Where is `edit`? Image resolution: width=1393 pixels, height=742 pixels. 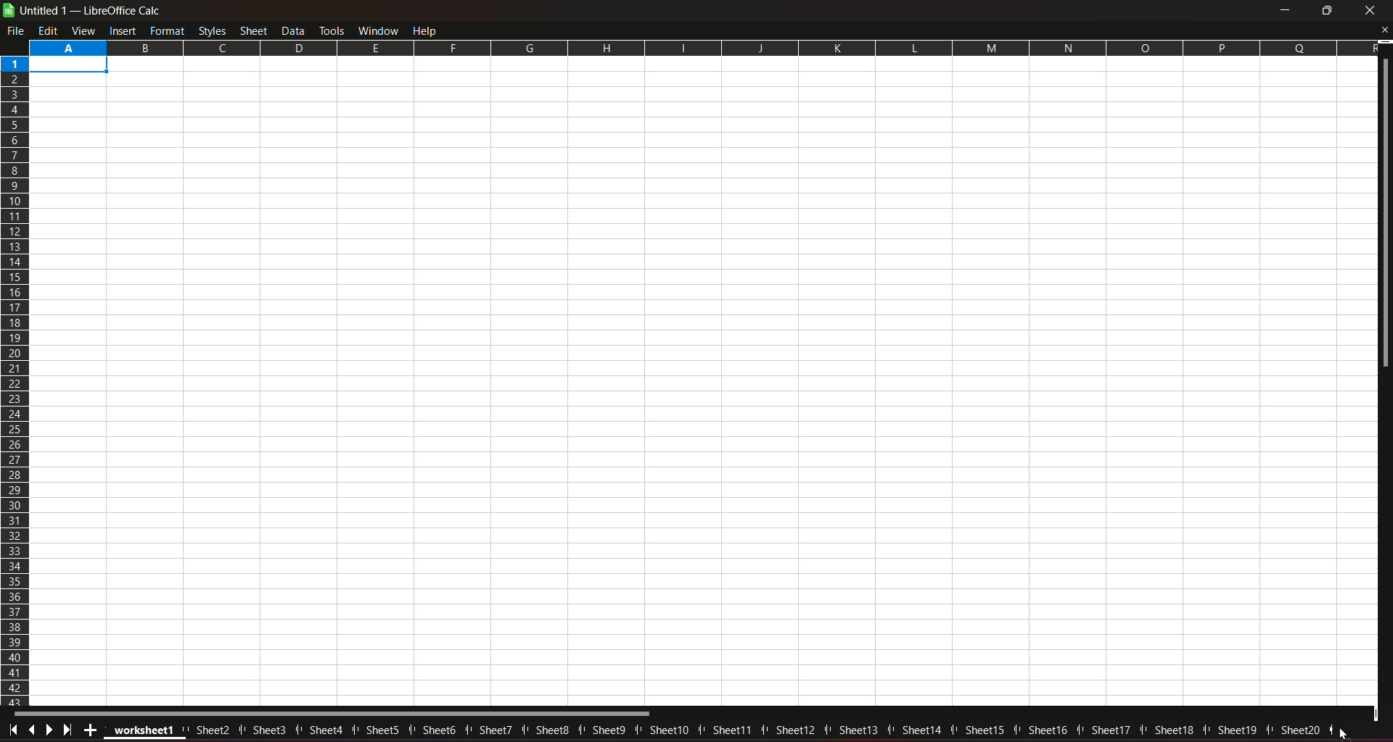 edit is located at coordinates (49, 30).